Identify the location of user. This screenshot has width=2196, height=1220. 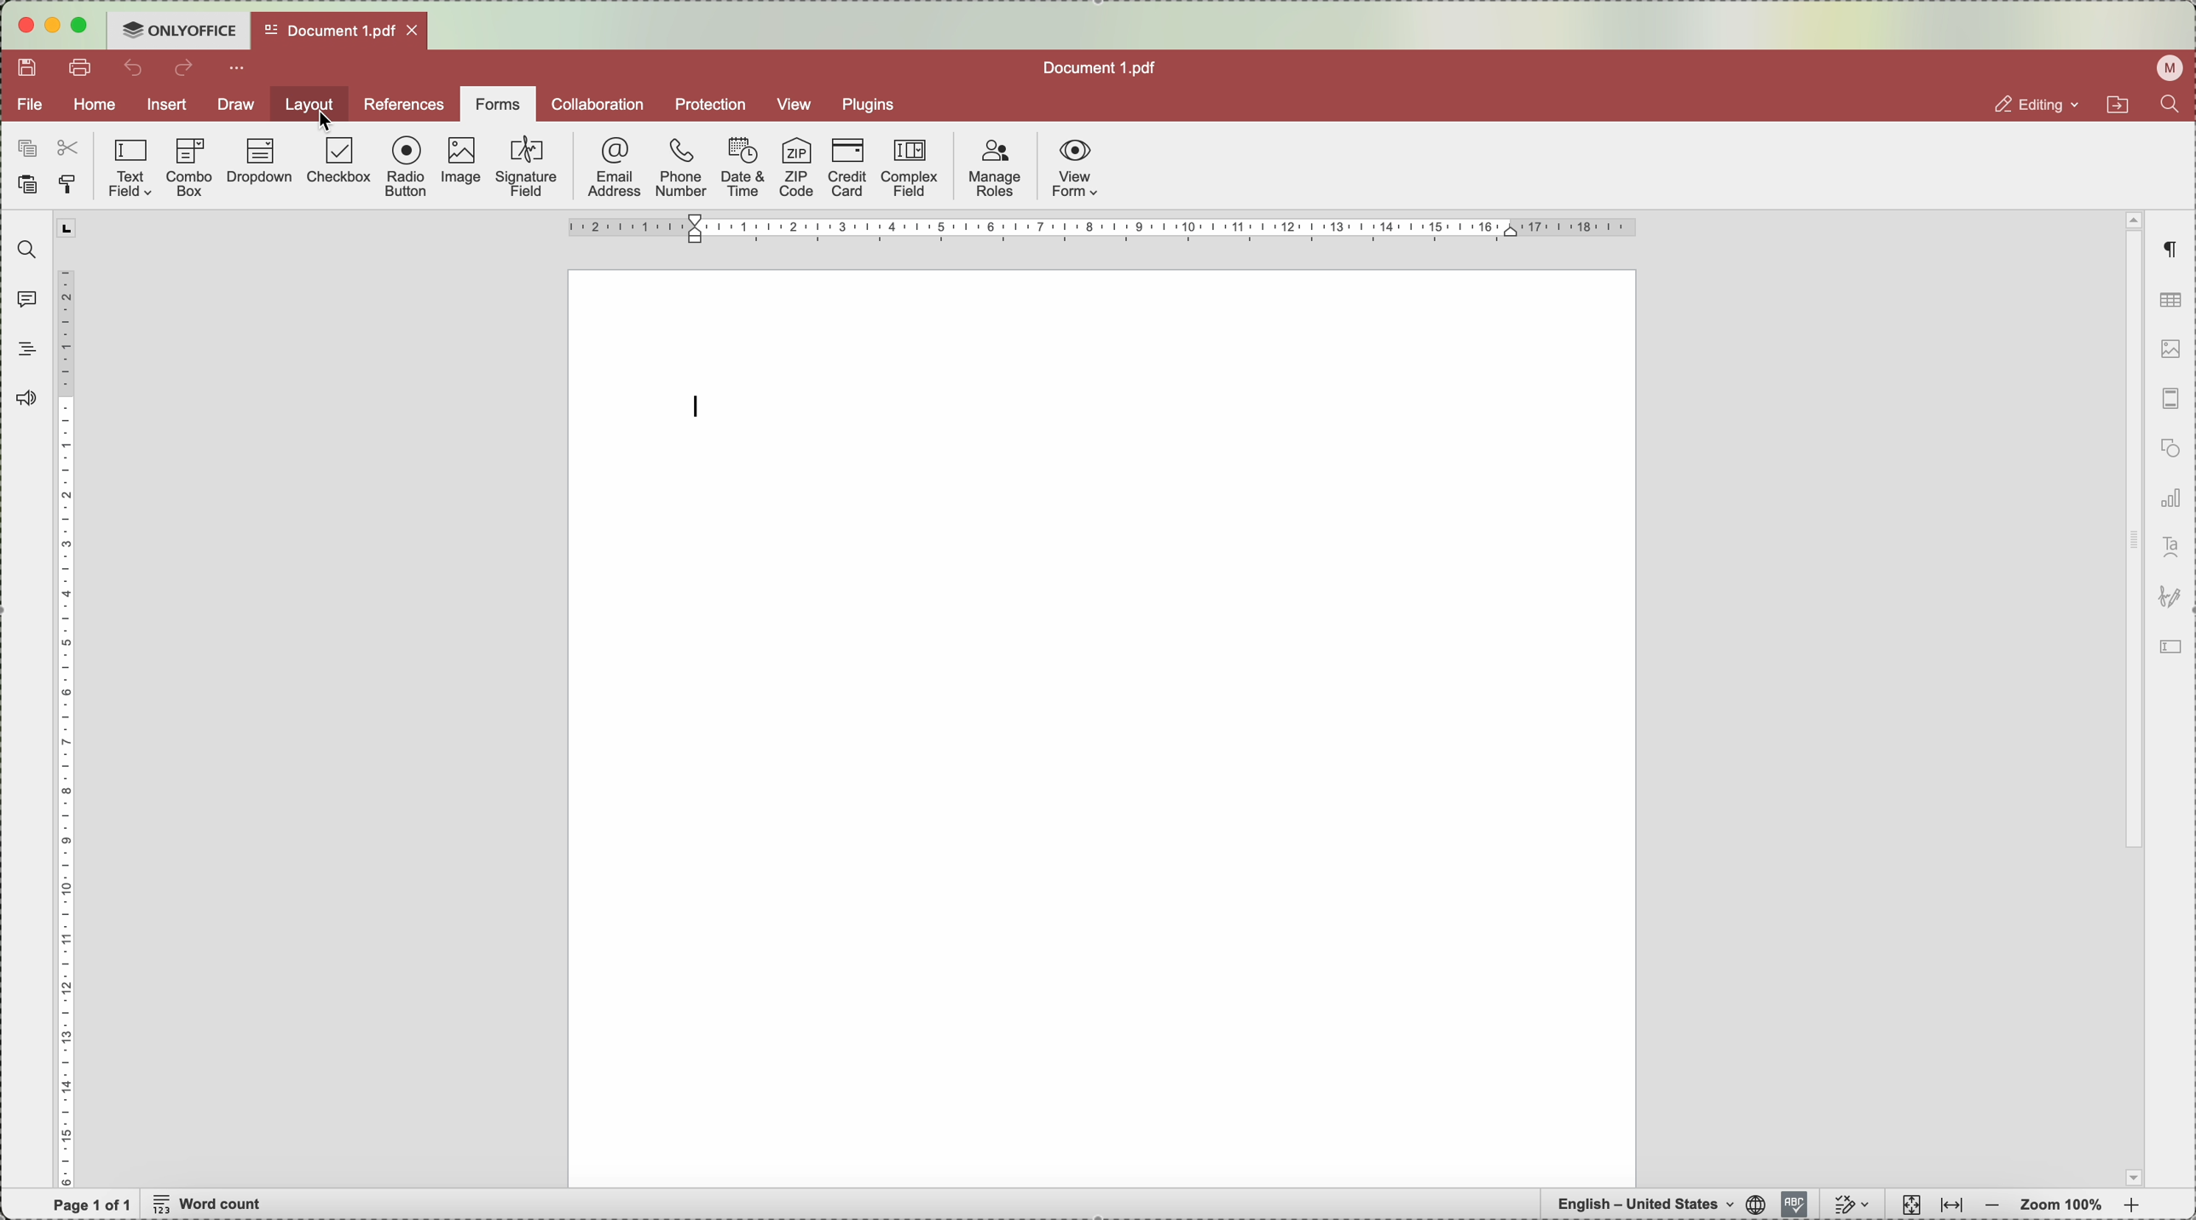
(2164, 69).